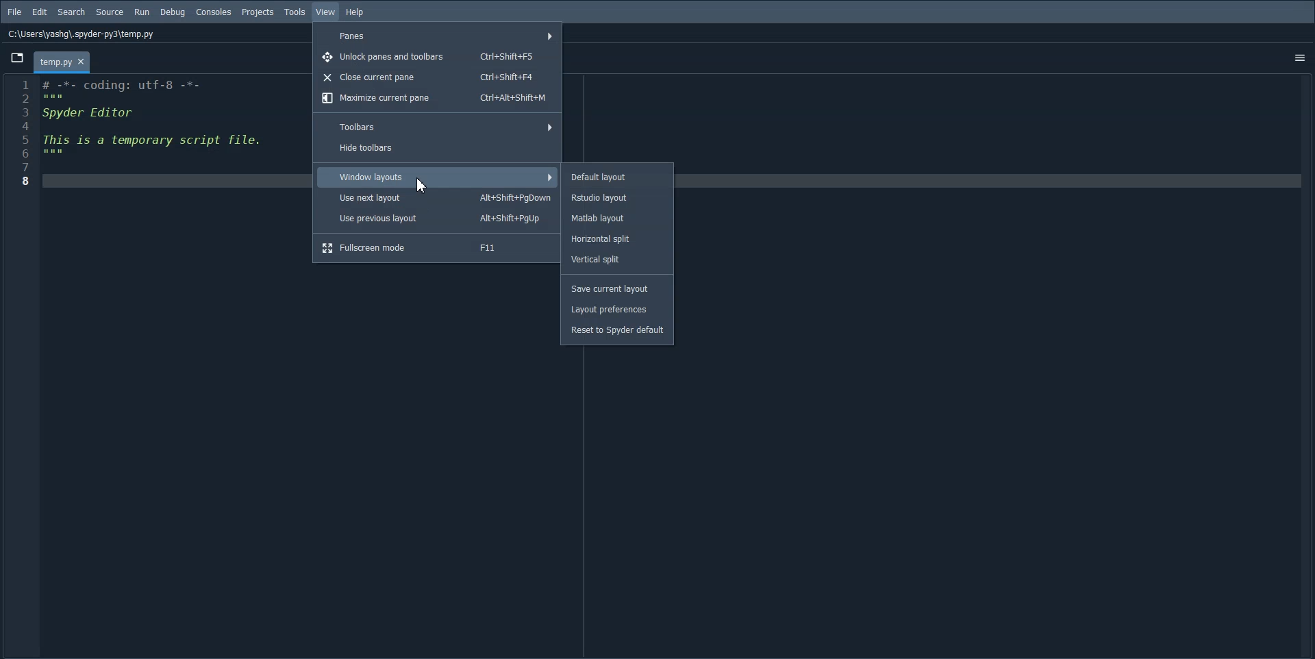  Describe the element at coordinates (142, 12) in the screenshot. I see `Run` at that location.